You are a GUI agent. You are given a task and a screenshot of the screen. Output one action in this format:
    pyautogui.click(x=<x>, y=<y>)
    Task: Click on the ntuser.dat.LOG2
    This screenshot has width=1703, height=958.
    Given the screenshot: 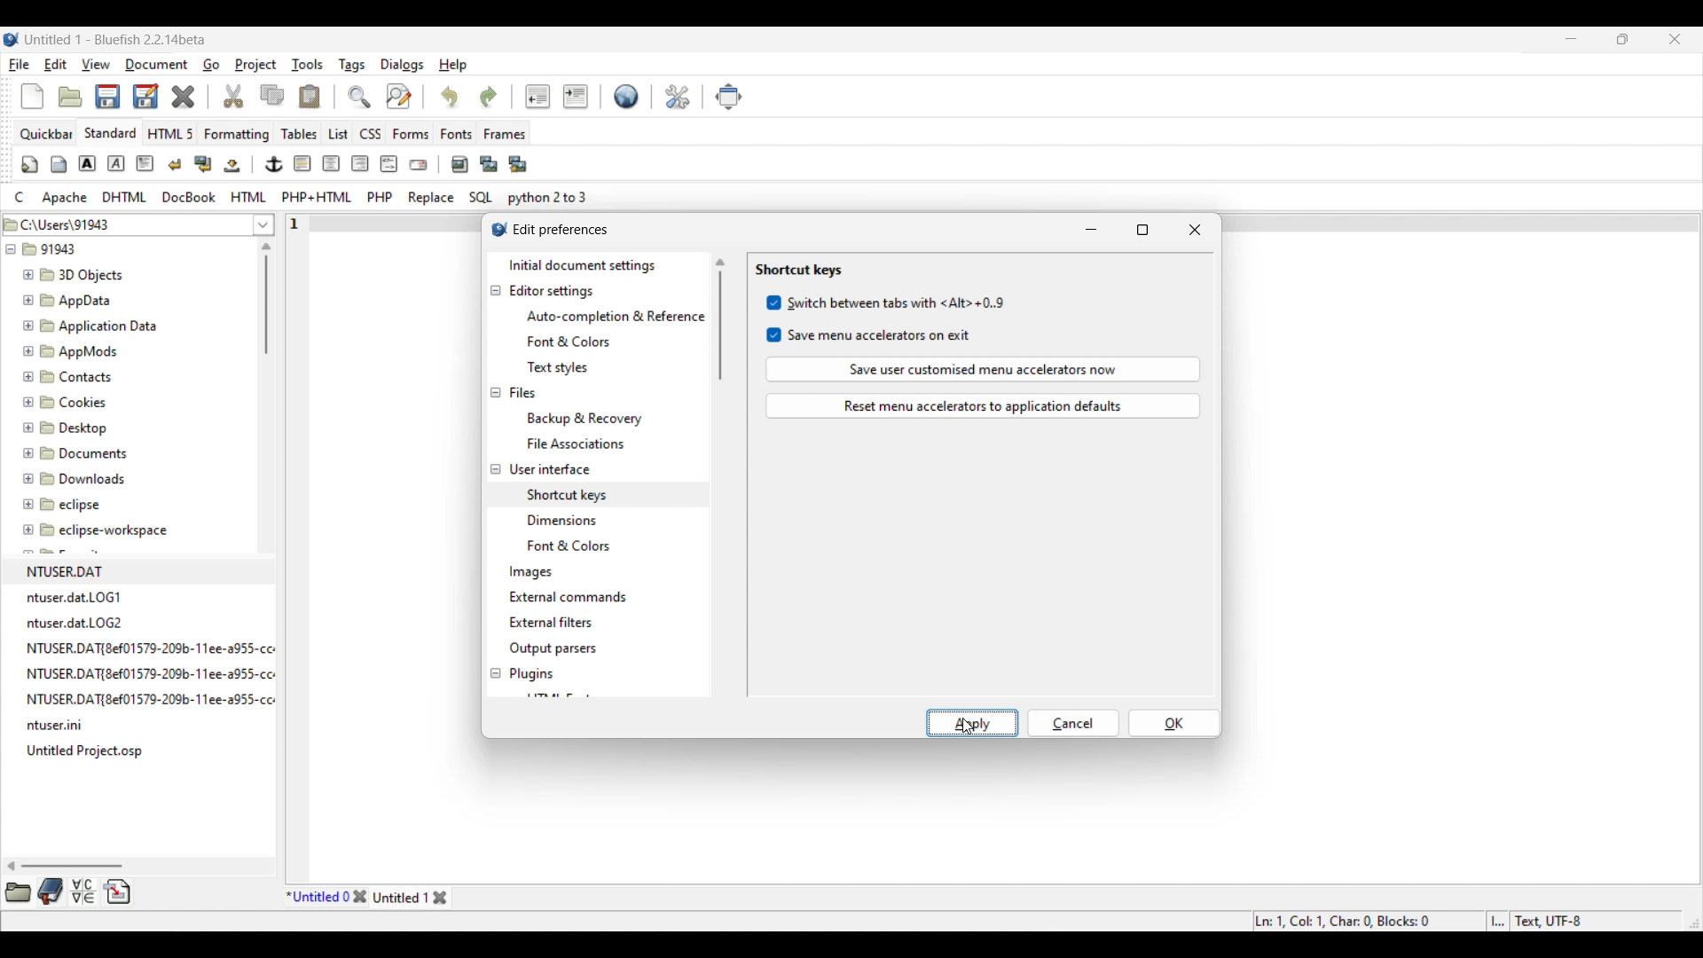 What is the action you would take?
    pyautogui.click(x=79, y=622)
    